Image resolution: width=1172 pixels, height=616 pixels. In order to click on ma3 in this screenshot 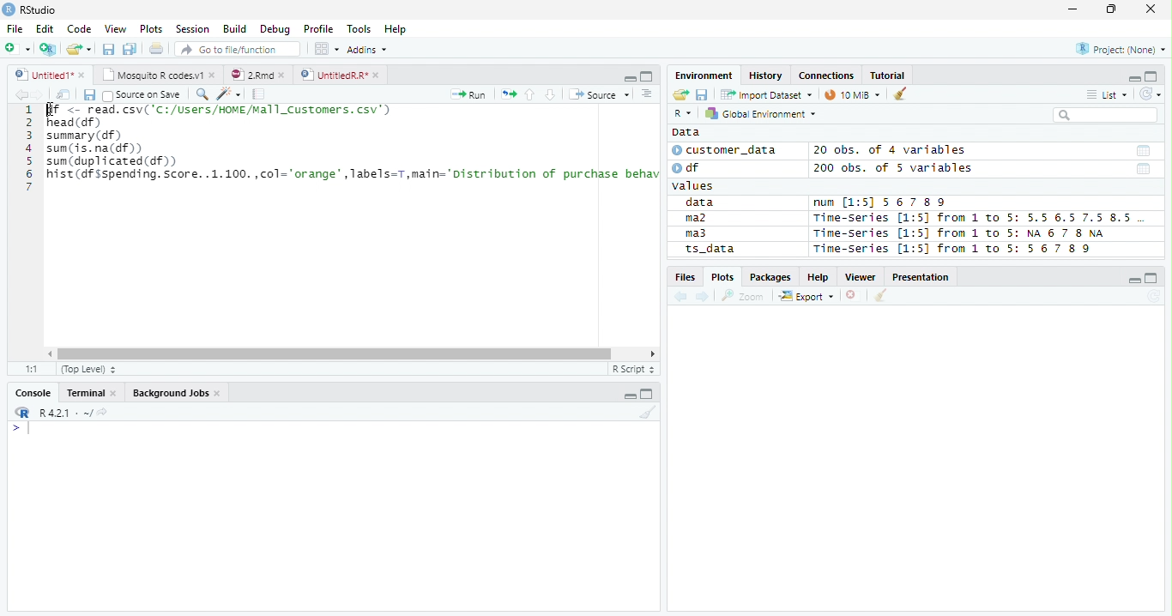, I will do `click(700, 233)`.